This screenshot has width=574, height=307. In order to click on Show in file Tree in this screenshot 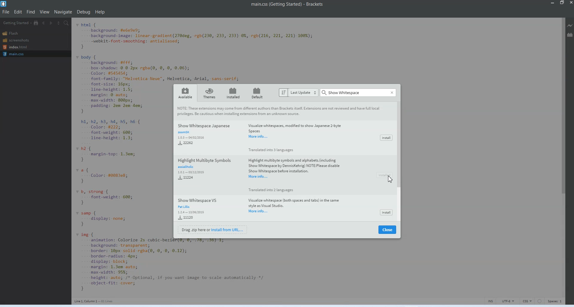, I will do `click(36, 23)`.